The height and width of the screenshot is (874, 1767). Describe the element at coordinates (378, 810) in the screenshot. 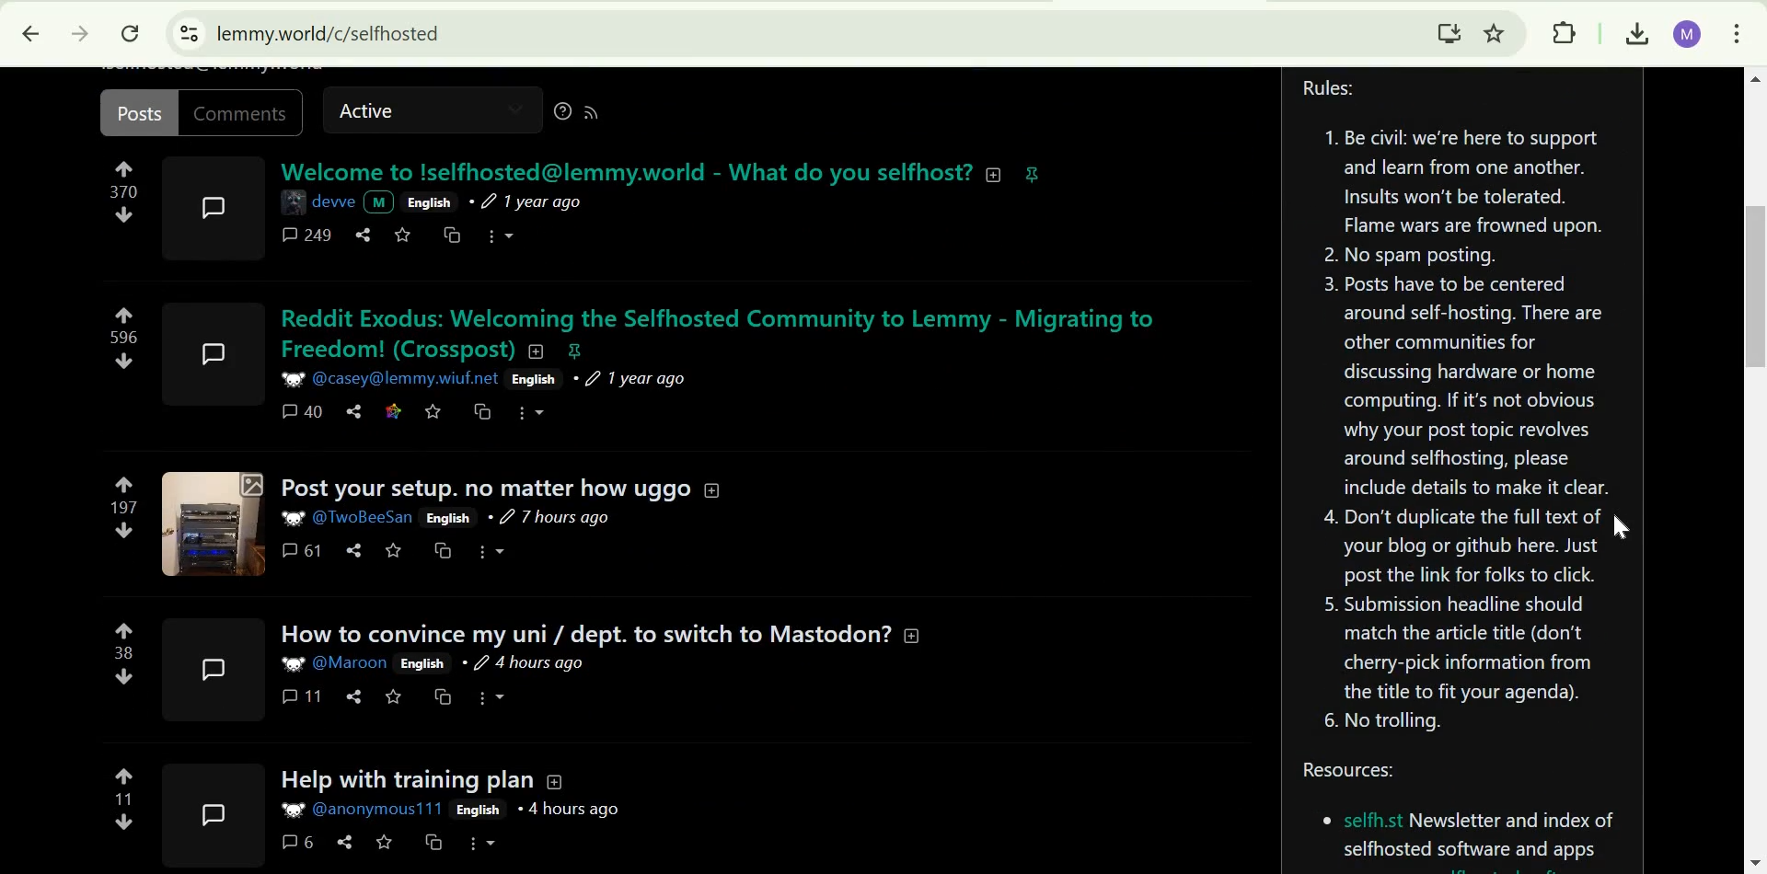

I see `user ID` at that location.